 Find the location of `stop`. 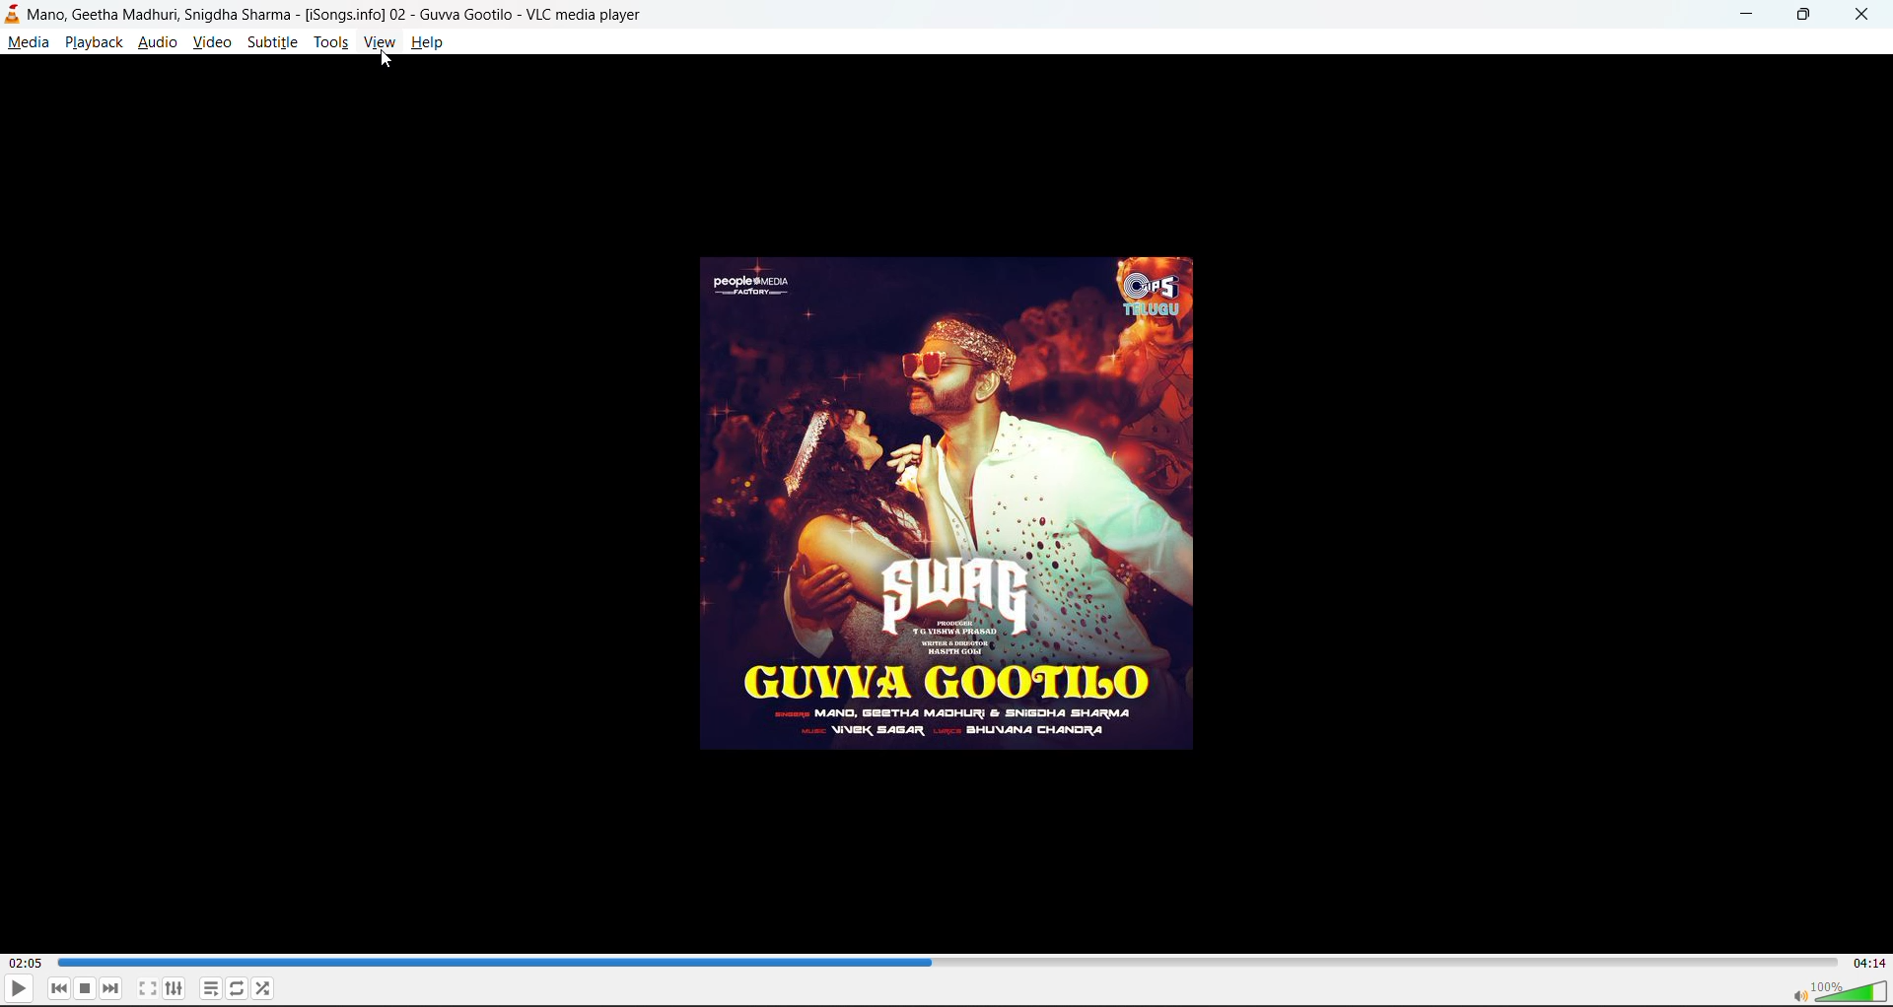

stop is located at coordinates (86, 988).